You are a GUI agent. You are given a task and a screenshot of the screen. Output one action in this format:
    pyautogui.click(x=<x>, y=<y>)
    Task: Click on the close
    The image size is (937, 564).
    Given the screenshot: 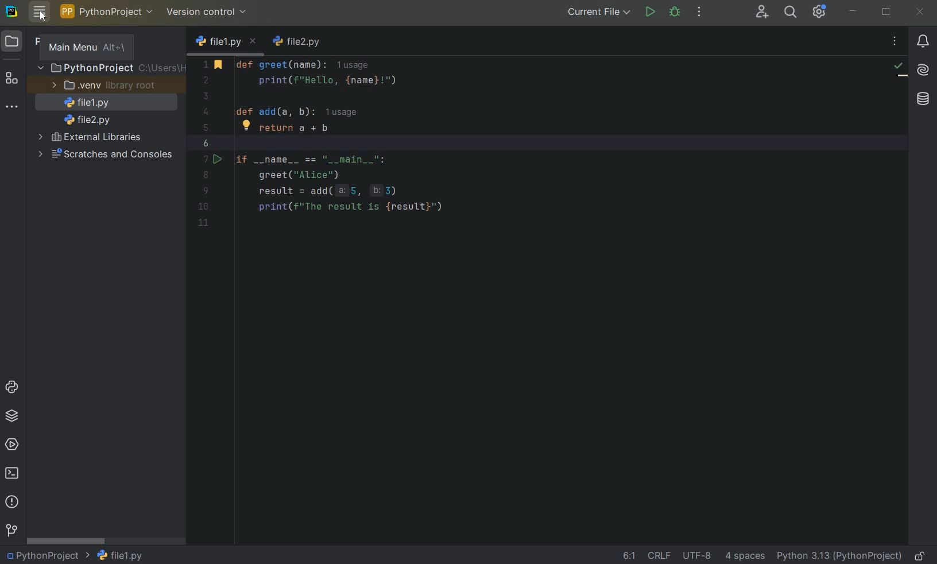 What is the action you would take?
    pyautogui.click(x=921, y=12)
    